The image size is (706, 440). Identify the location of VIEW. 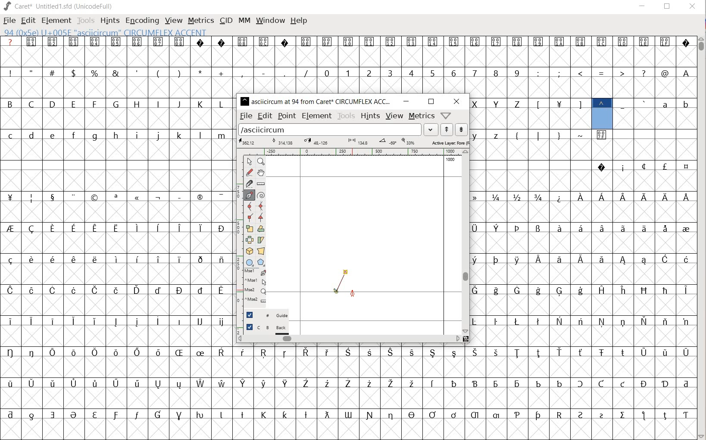
(173, 21).